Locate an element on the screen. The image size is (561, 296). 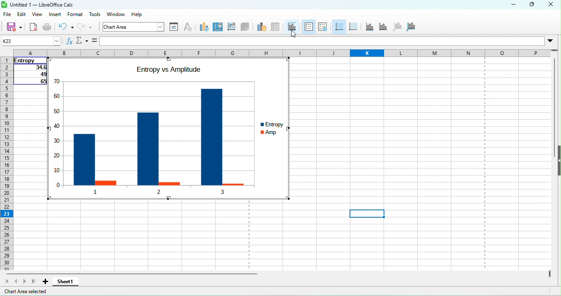
legend is located at coordinates (323, 27).